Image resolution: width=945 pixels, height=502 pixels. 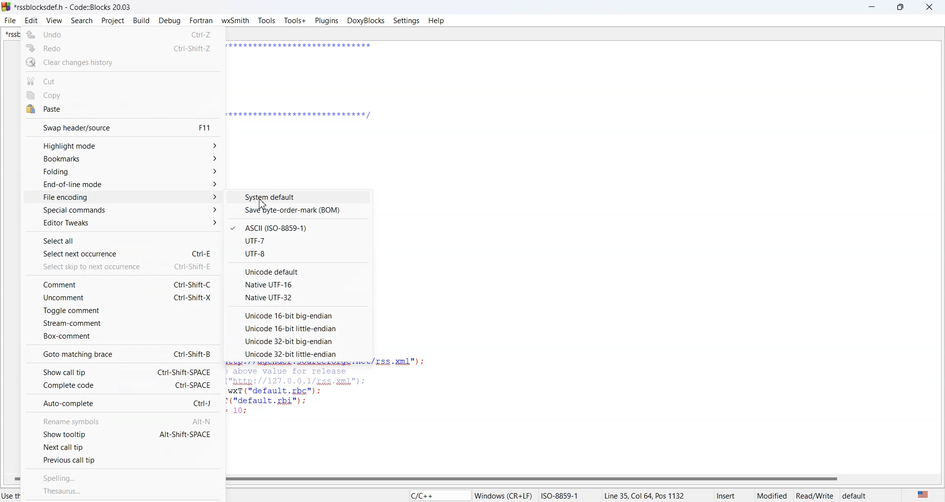 What do you see at coordinates (235, 21) in the screenshot?
I see `W X Smith` at bounding box center [235, 21].